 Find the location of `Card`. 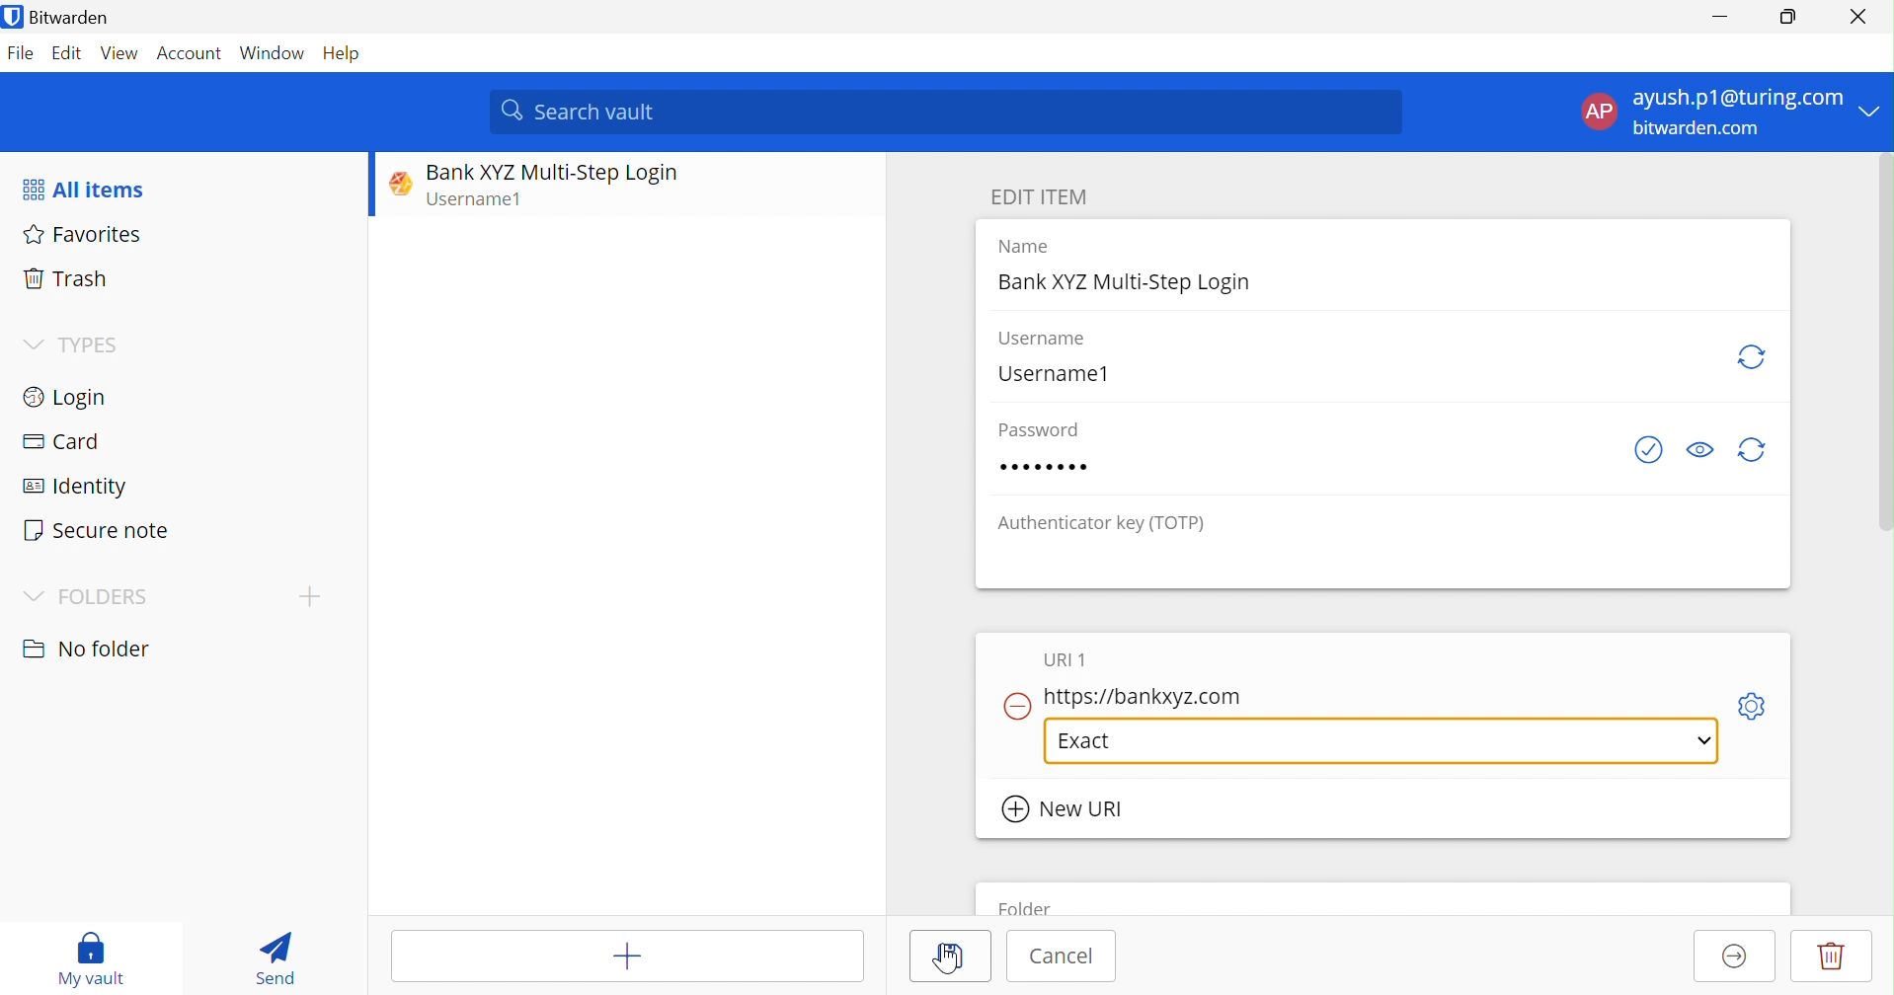

Card is located at coordinates (60, 440).